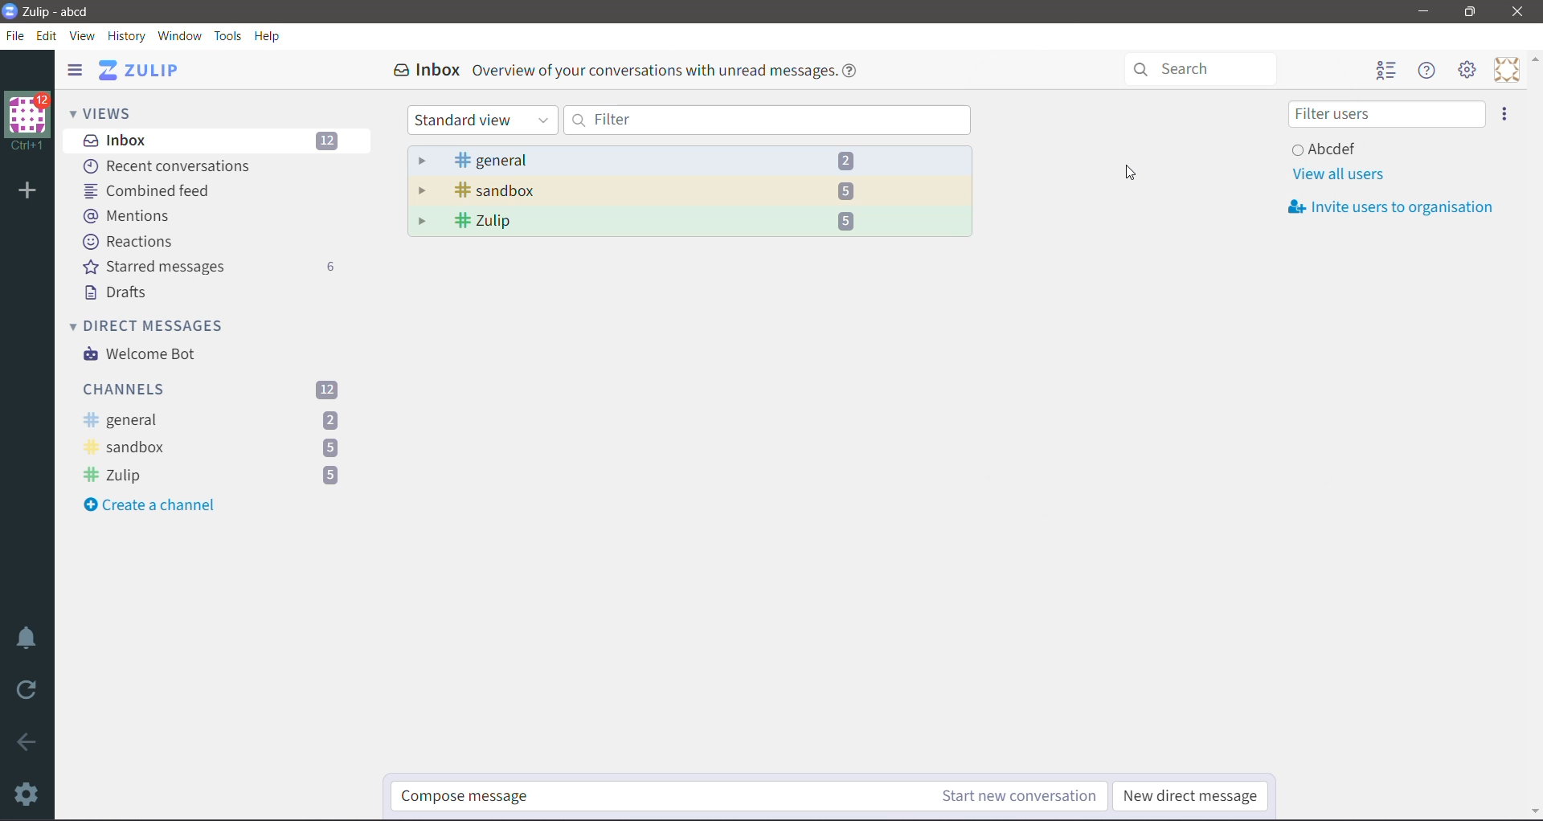  Describe the element at coordinates (1197, 69) in the screenshot. I see `search` at that location.